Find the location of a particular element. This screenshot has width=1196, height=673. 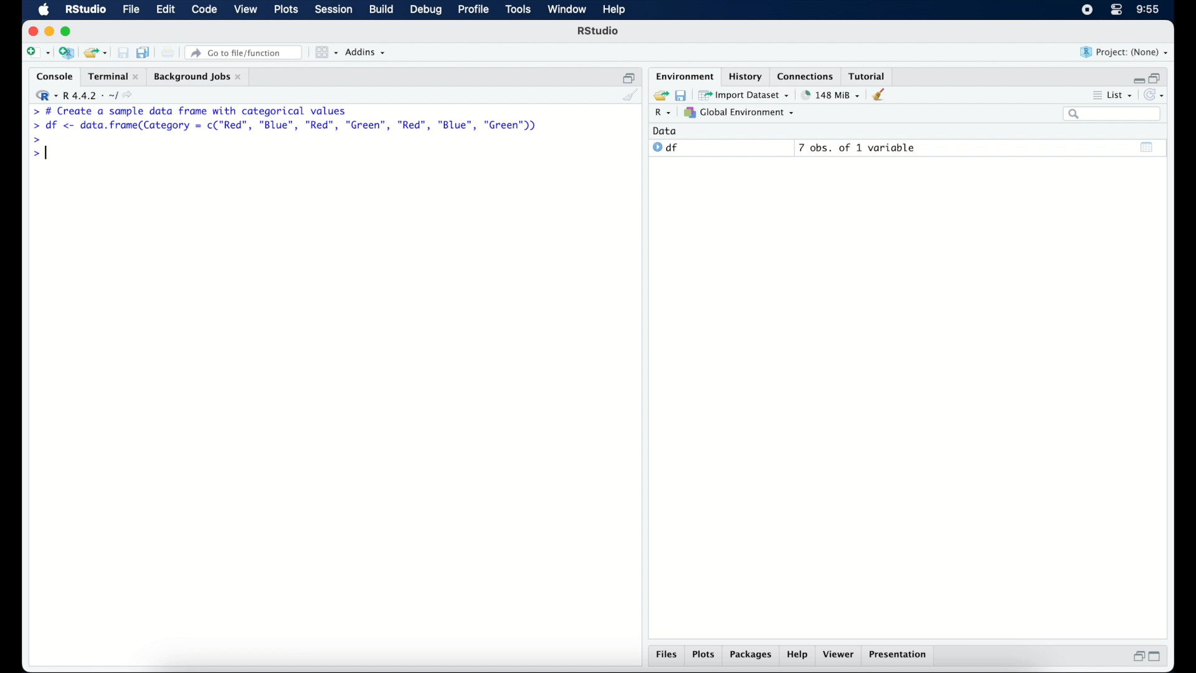

R studio is located at coordinates (85, 10).